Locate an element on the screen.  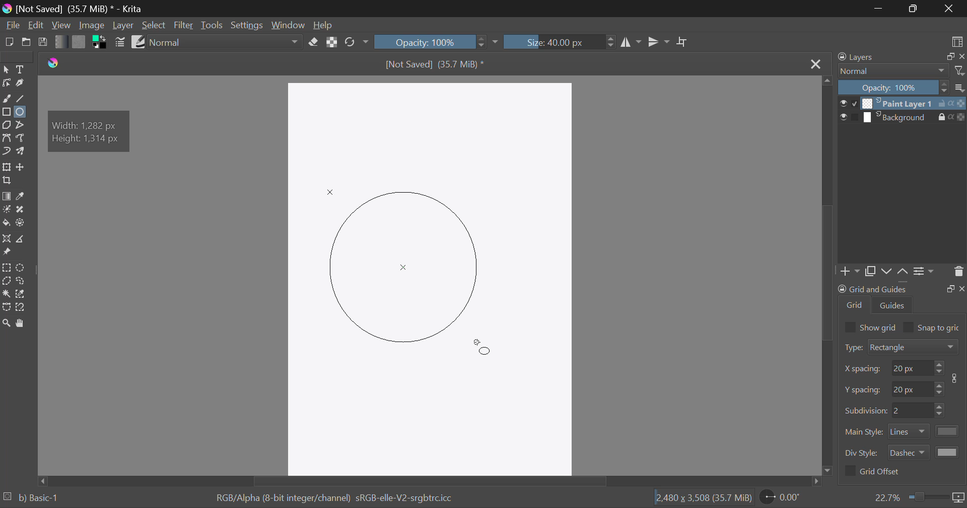
Freehand Path Tool is located at coordinates (21, 137).